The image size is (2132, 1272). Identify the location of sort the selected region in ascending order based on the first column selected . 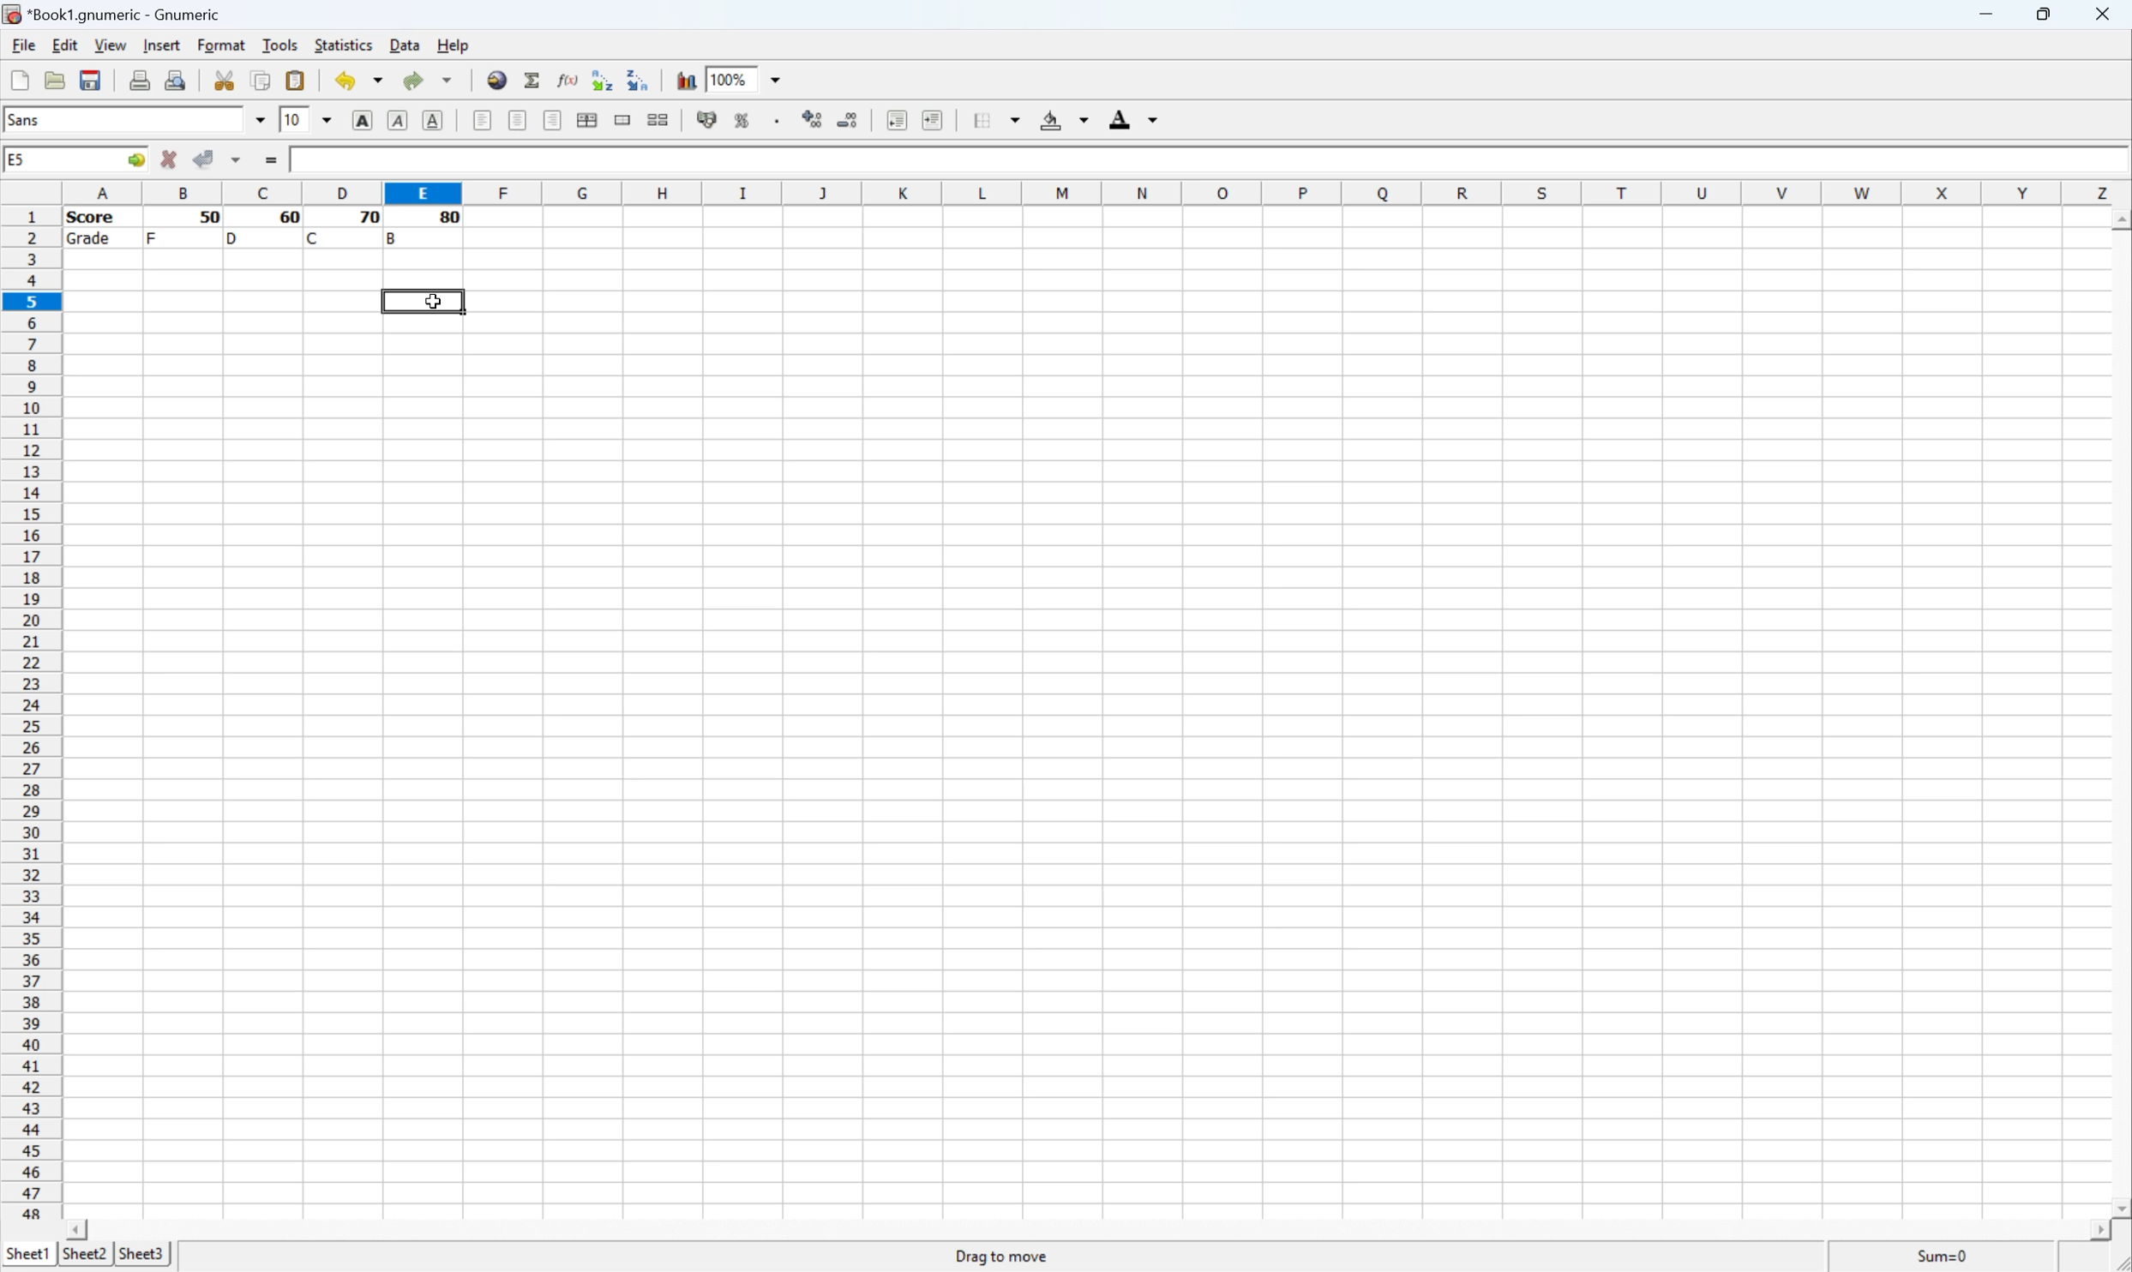
(600, 79).